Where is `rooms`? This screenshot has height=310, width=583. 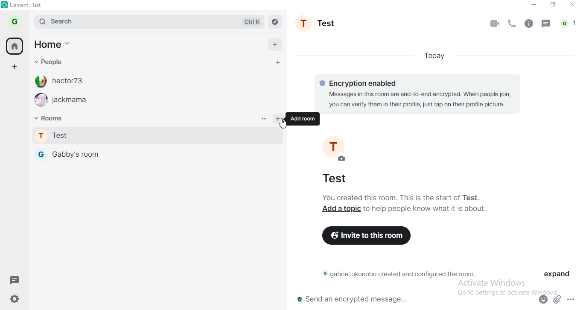 rooms is located at coordinates (57, 117).